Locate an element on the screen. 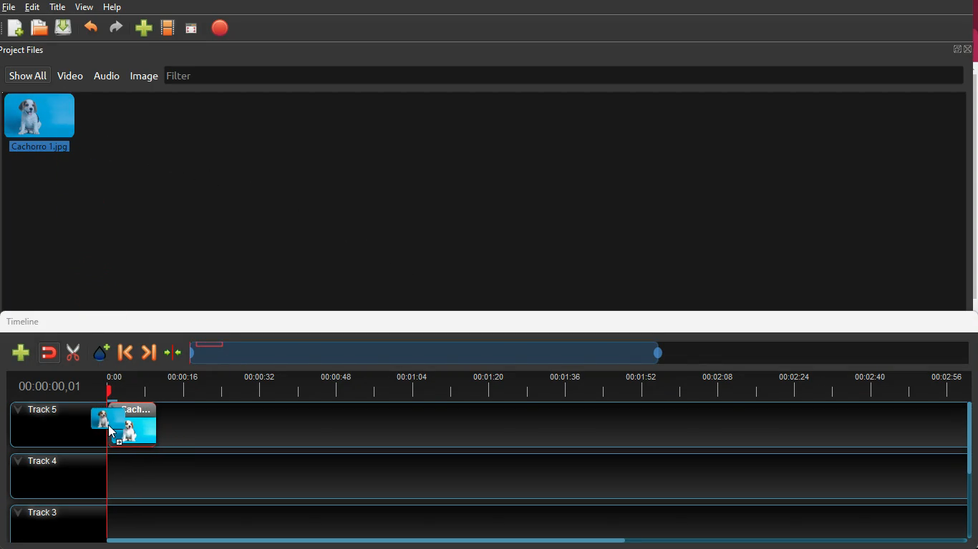 The width and height of the screenshot is (978, 549). track is located at coordinates (483, 475).